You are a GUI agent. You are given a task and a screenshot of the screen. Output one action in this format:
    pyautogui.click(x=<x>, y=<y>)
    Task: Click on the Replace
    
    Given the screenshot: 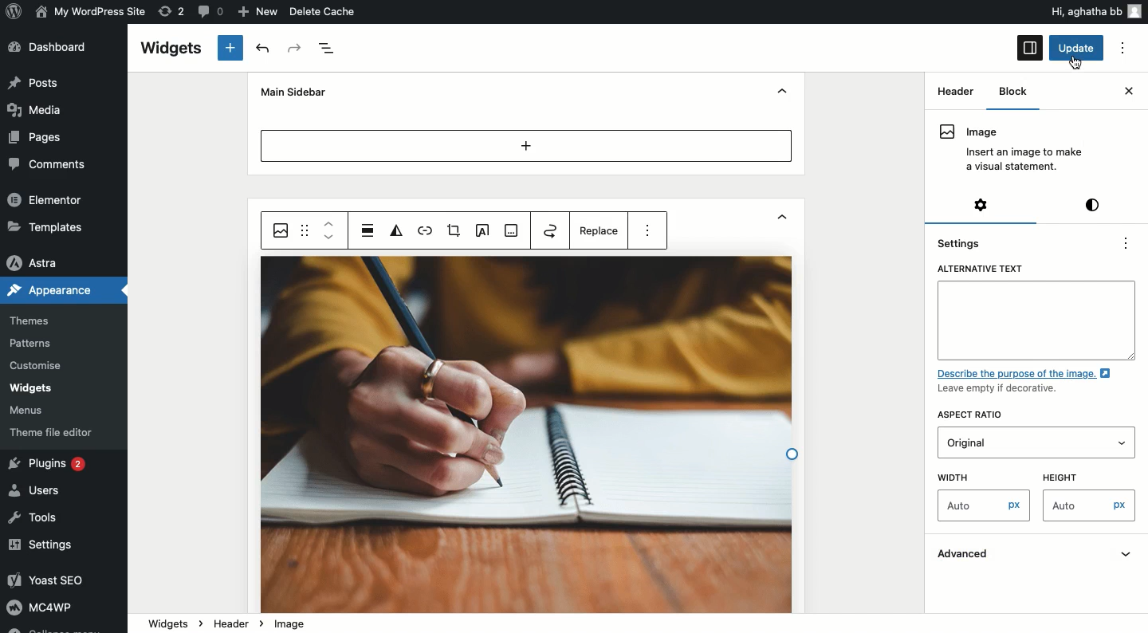 What is the action you would take?
    pyautogui.click(x=601, y=234)
    